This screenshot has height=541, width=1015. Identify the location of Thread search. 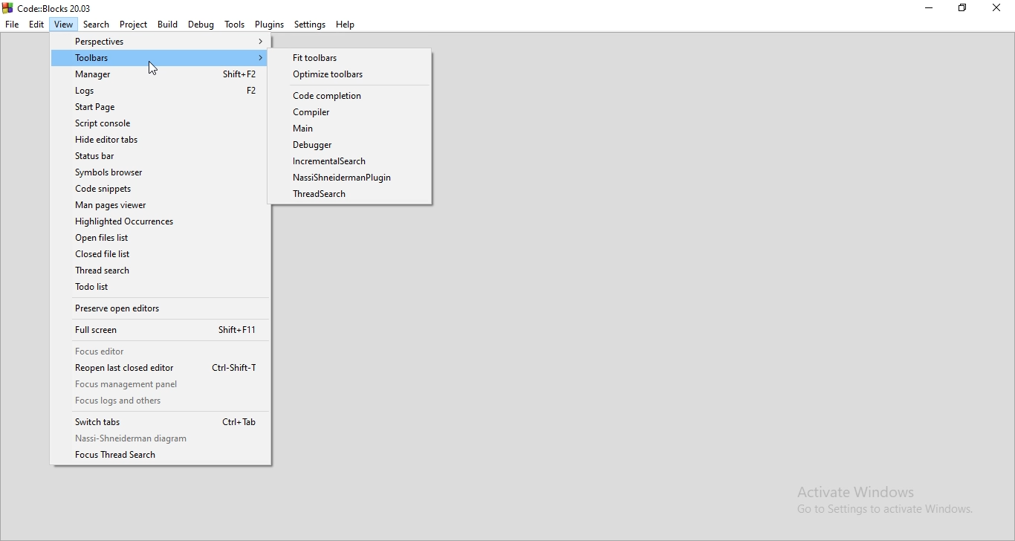
(354, 196).